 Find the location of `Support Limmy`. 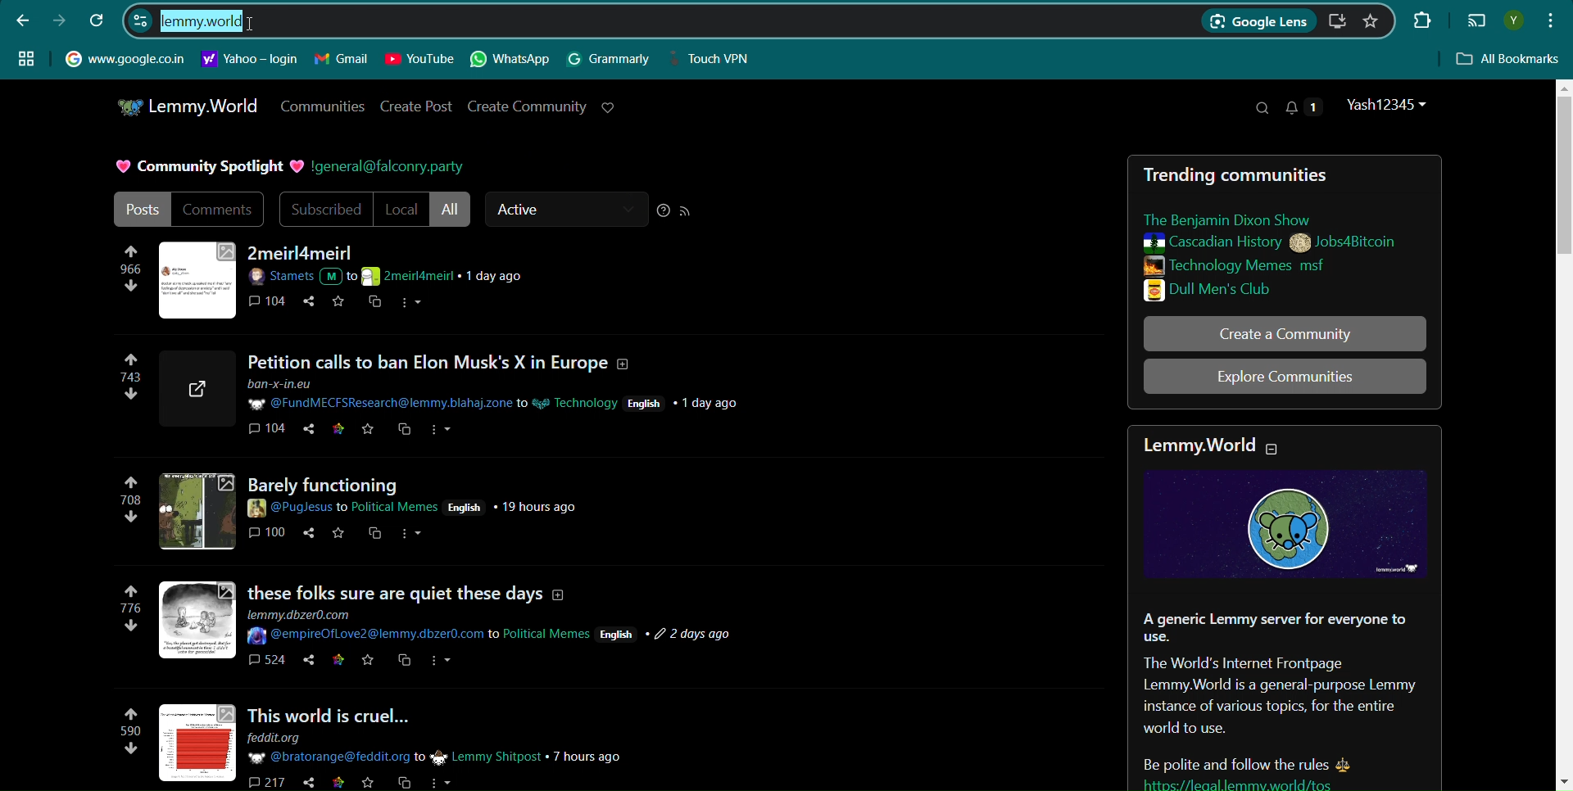

Support Limmy is located at coordinates (609, 107).